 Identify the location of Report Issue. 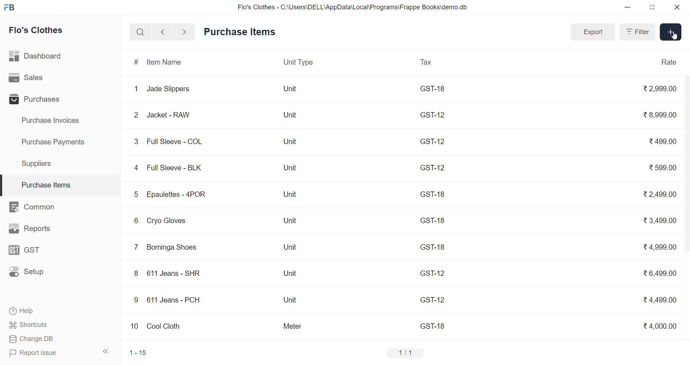
(45, 352).